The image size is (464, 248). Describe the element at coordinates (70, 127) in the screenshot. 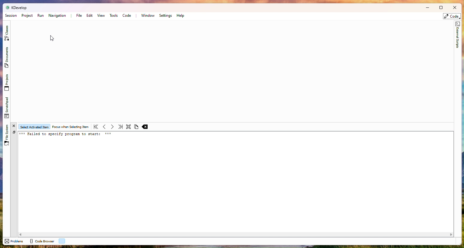

I see `Focus` at that location.